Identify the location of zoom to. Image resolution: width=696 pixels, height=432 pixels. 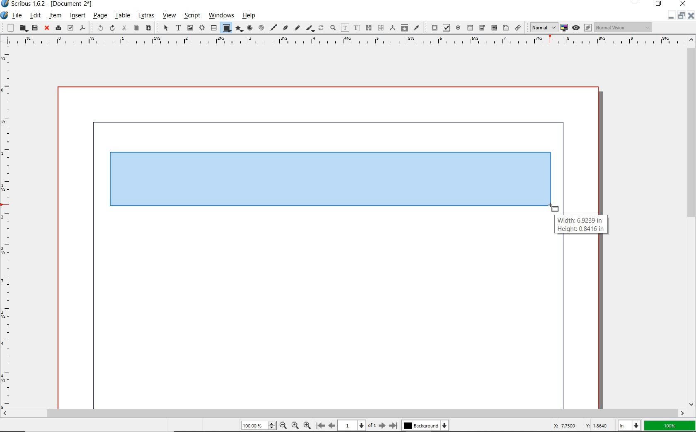
(296, 425).